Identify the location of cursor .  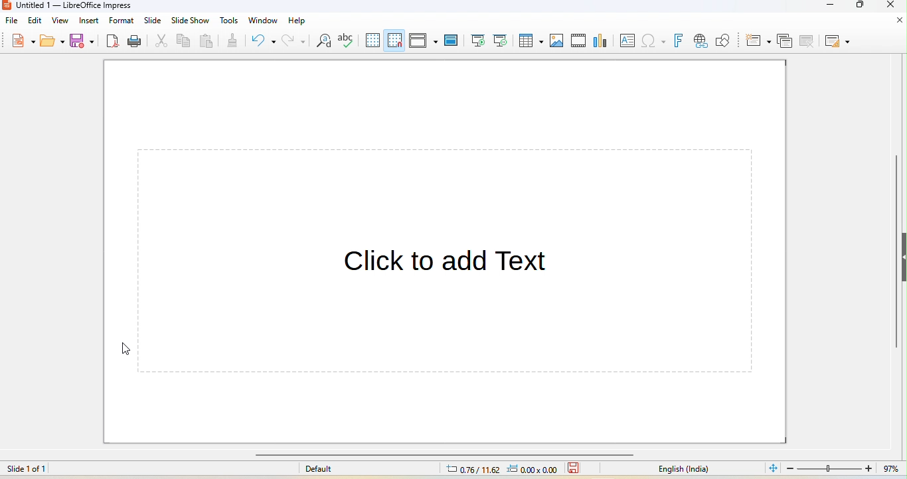
(124, 348).